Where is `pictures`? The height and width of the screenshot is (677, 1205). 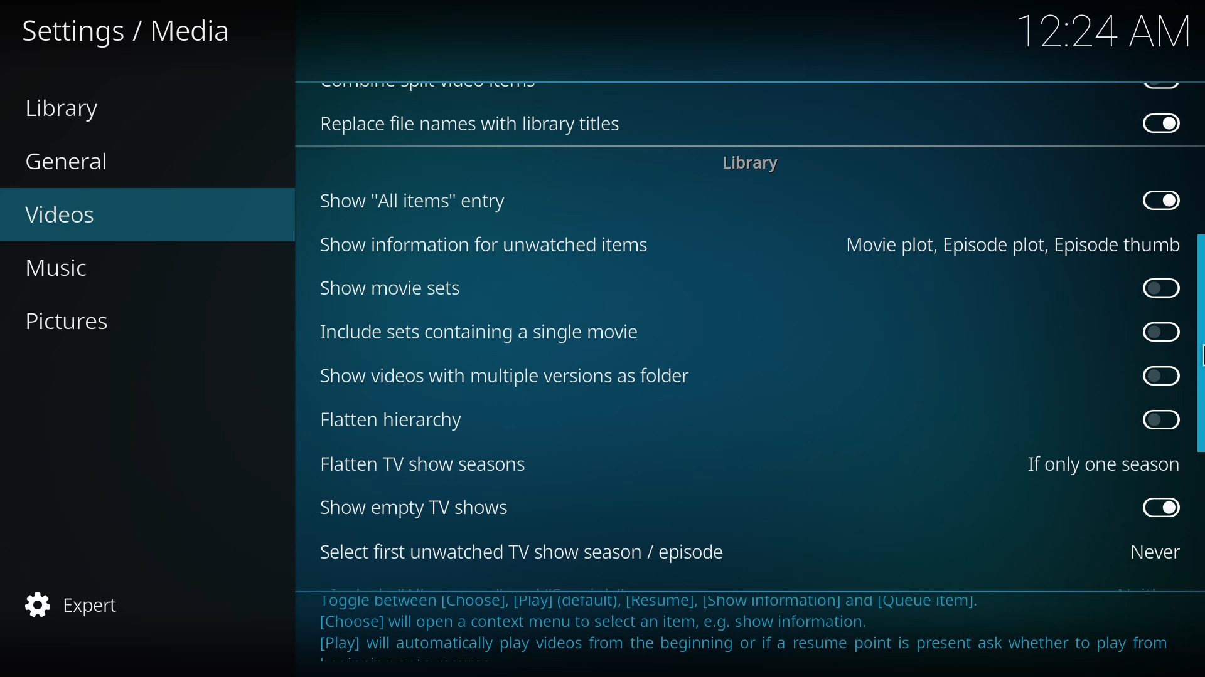 pictures is located at coordinates (74, 320).